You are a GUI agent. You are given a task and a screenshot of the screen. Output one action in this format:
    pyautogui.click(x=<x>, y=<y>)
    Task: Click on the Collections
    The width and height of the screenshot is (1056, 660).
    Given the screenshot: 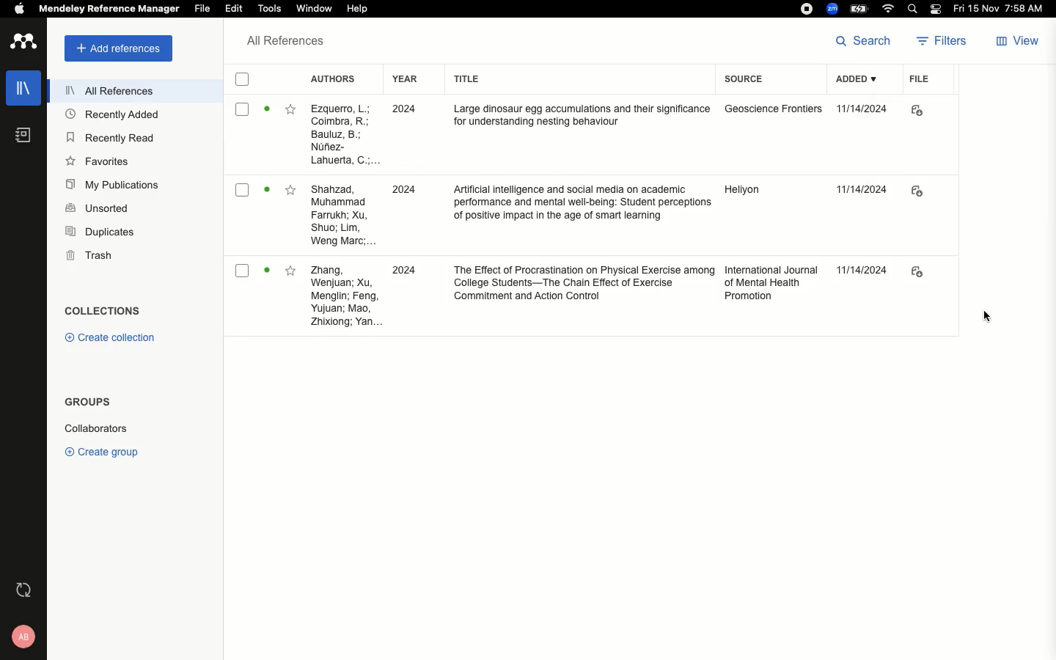 What is the action you would take?
    pyautogui.click(x=102, y=310)
    